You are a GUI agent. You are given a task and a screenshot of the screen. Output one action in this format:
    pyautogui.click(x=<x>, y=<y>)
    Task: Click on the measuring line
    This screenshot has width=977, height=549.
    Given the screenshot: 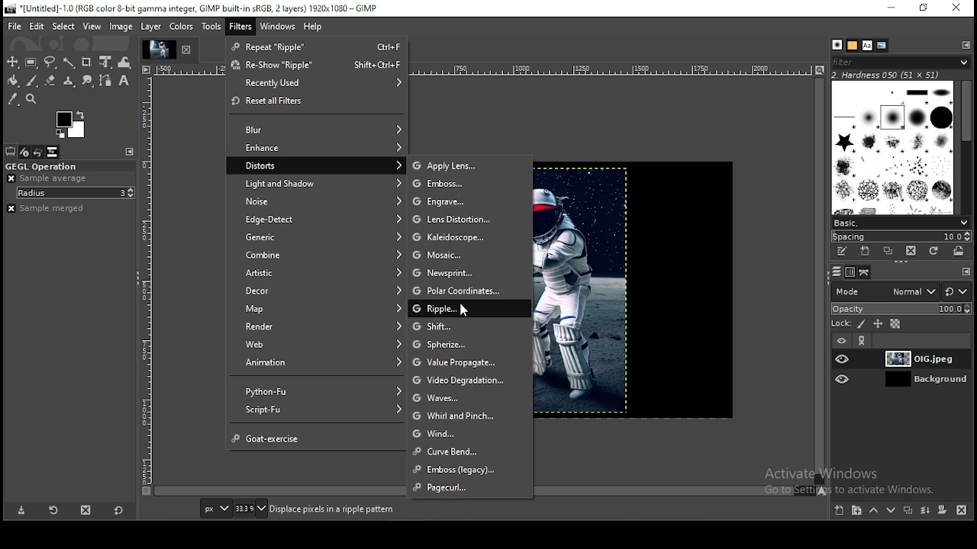 What is the action you would take?
    pyautogui.click(x=618, y=69)
    